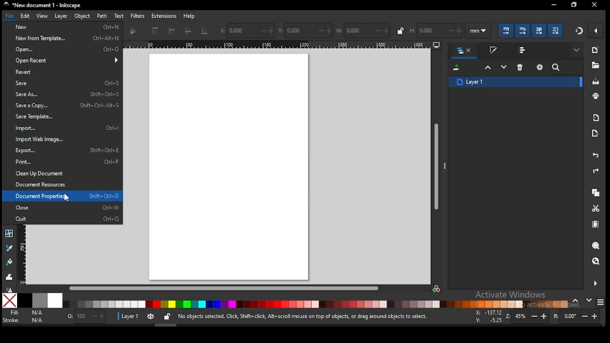 The image size is (610, 343). I want to click on view, so click(43, 16).